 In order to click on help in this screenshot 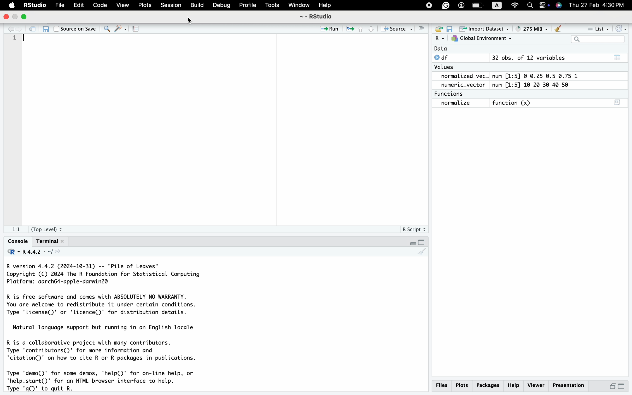, I will do `click(323, 5)`.